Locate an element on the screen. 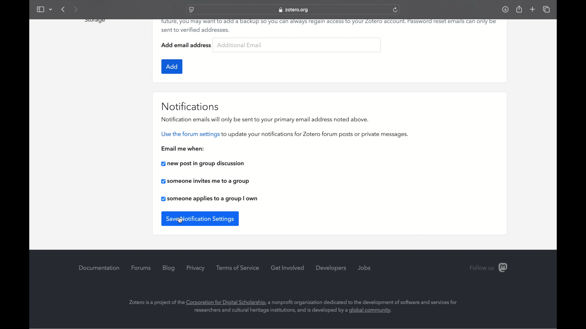 Image resolution: width=586 pixels, height=329 pixels. use the forum settings to update your notifications for zotero forum posts or private messages is located at coordinates (284, 134).